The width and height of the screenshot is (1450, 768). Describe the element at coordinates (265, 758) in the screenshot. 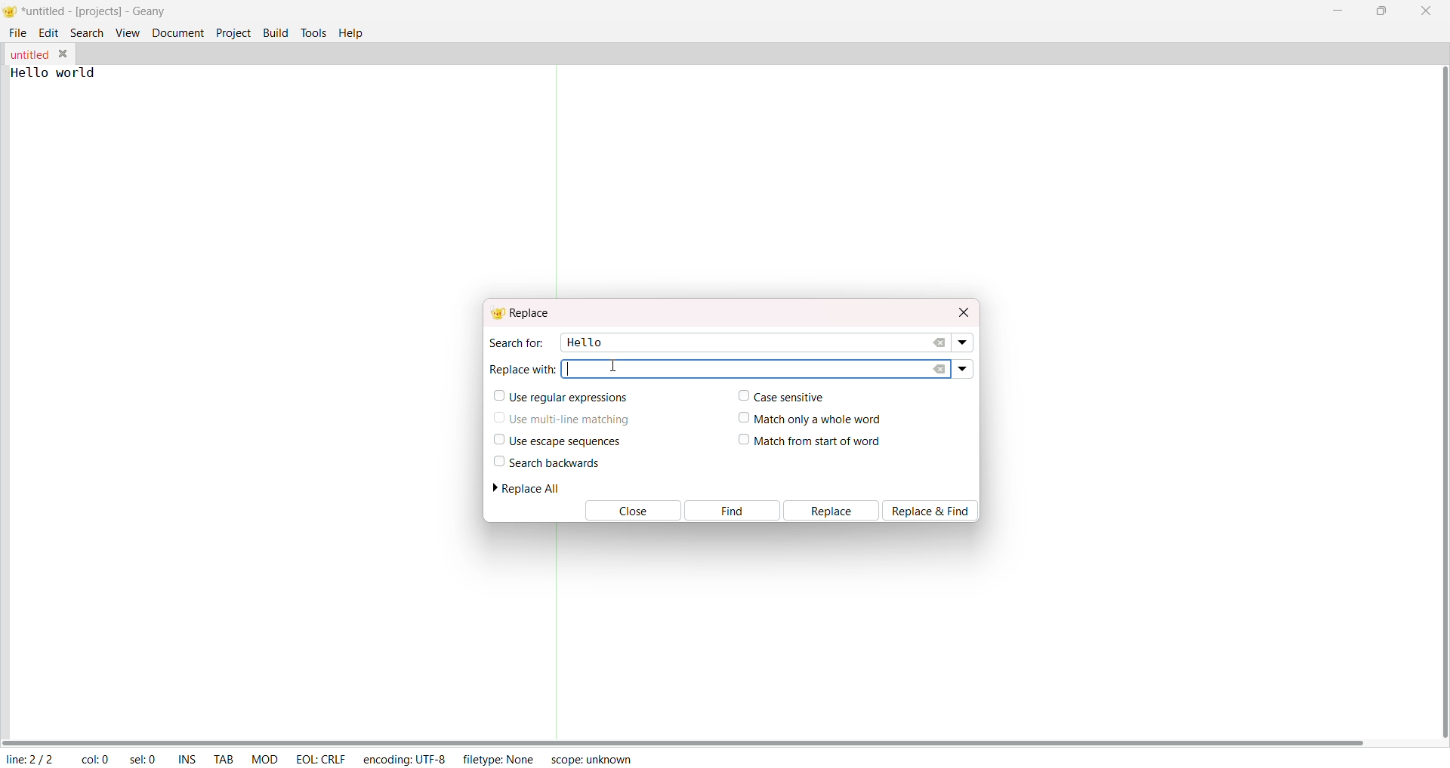

I see `mod` at that location.